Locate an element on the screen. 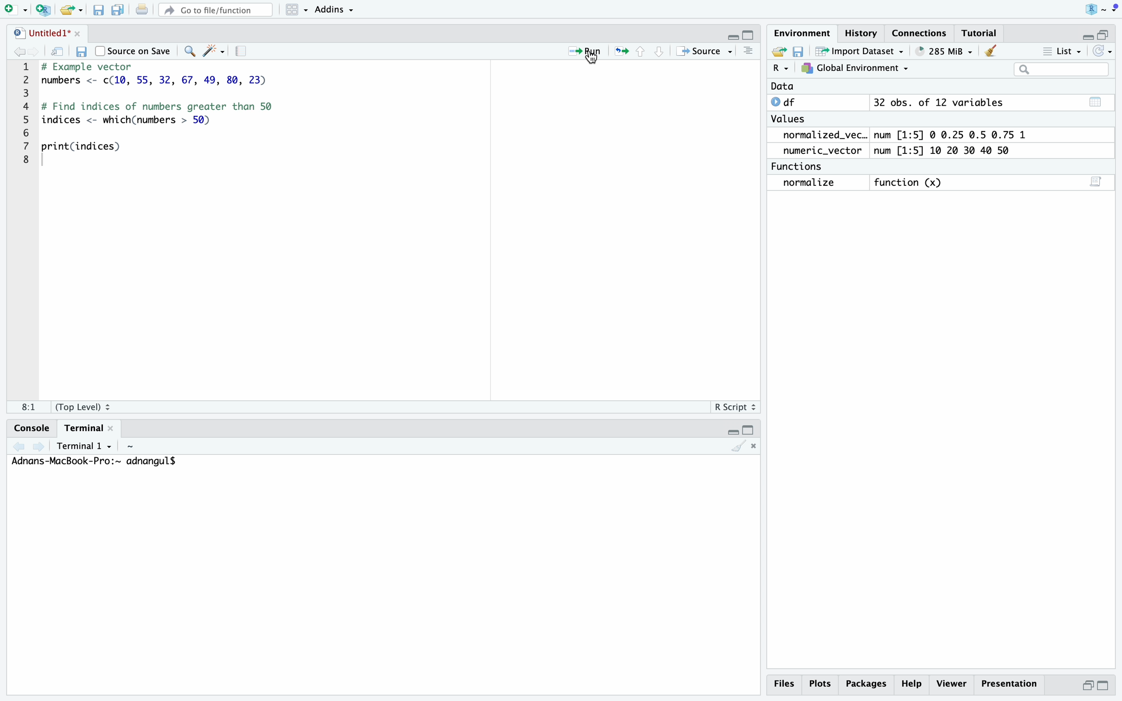 The width and height of the screenshot is (1122, 701). MENU is located at coordinates (1115, 10).